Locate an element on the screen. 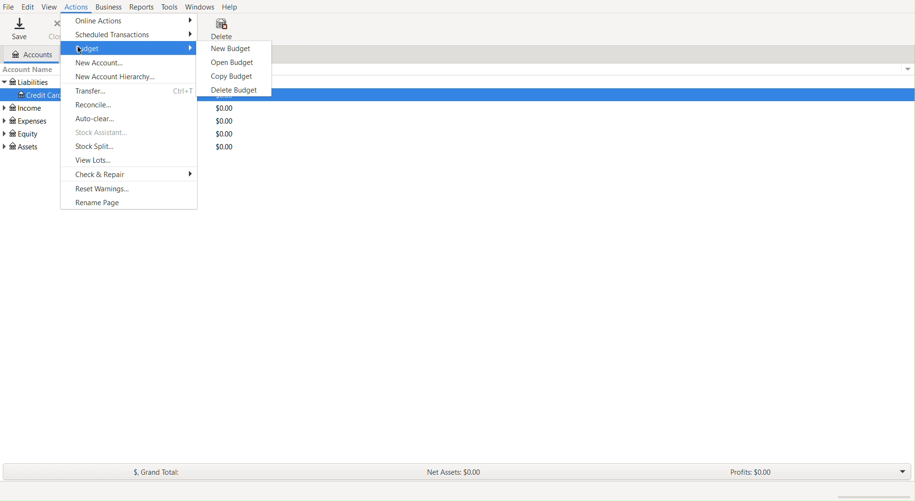 The width and height of the screenshot is (915, 501). Reconcile is located at coordinates (96, 104).